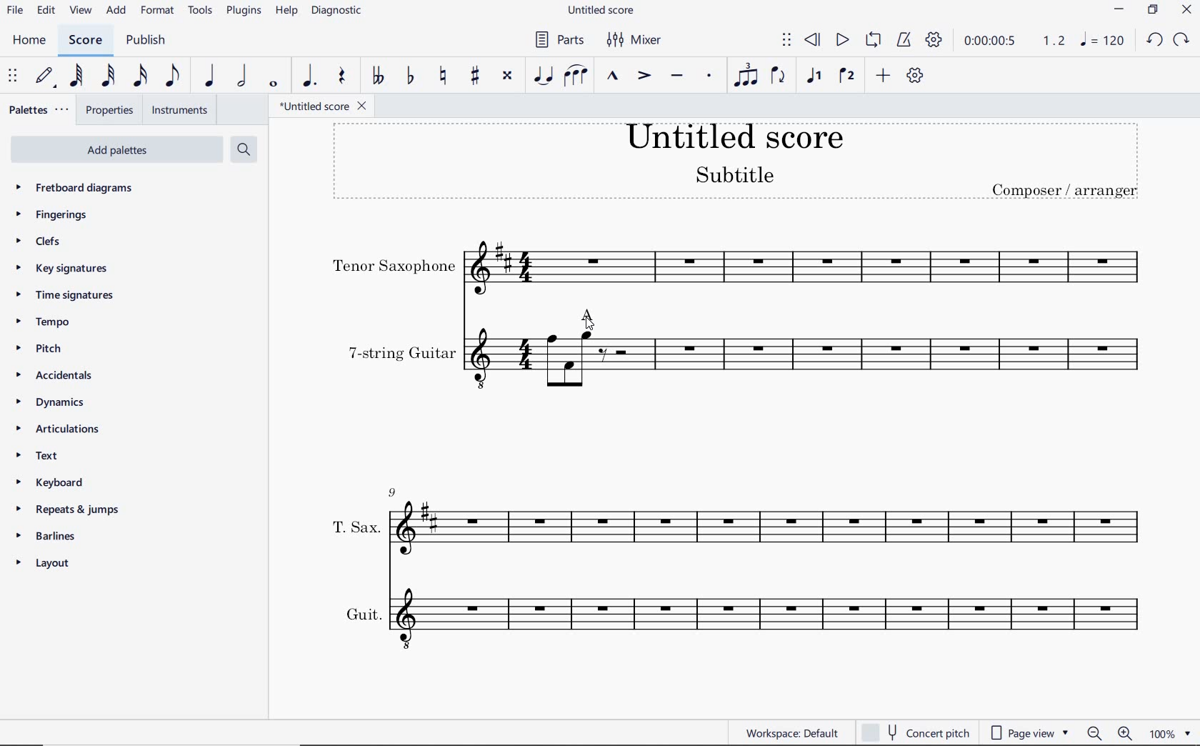  What do you see at coordinates (1152, 11) in the screenshot?
I see `RESTORE DOWN` at bounding box center [1152, 11].